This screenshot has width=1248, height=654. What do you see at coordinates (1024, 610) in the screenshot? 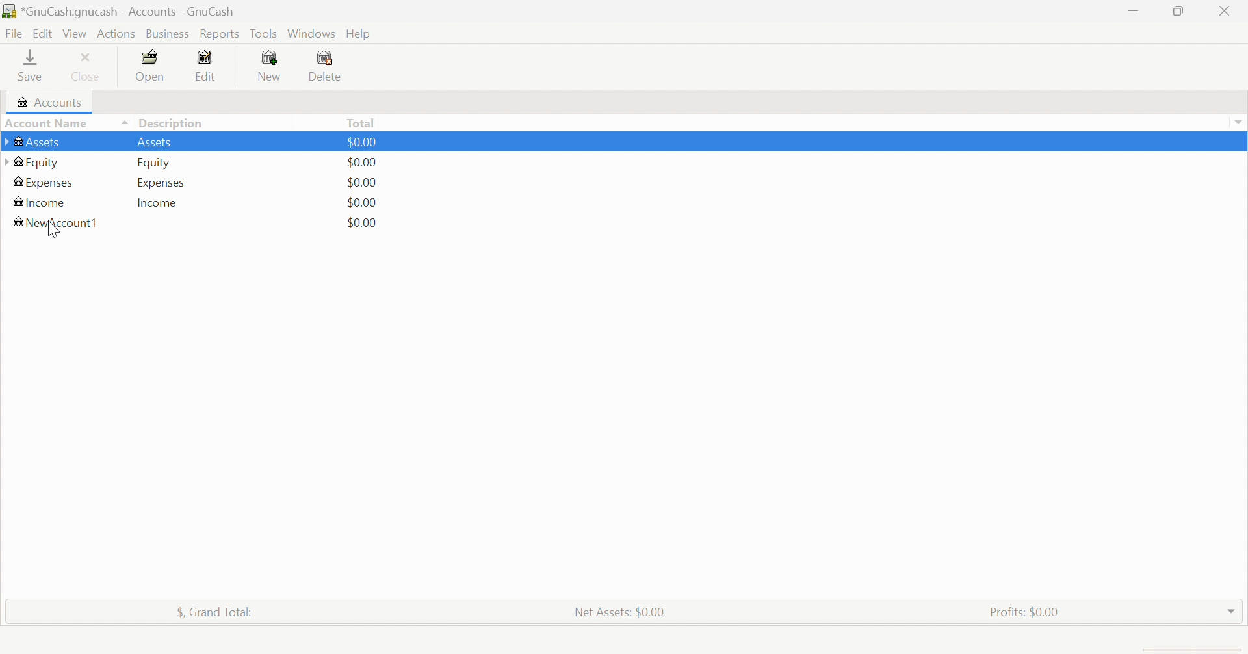
I see `Profits: $0.00` at bounding box center [1024, 610].